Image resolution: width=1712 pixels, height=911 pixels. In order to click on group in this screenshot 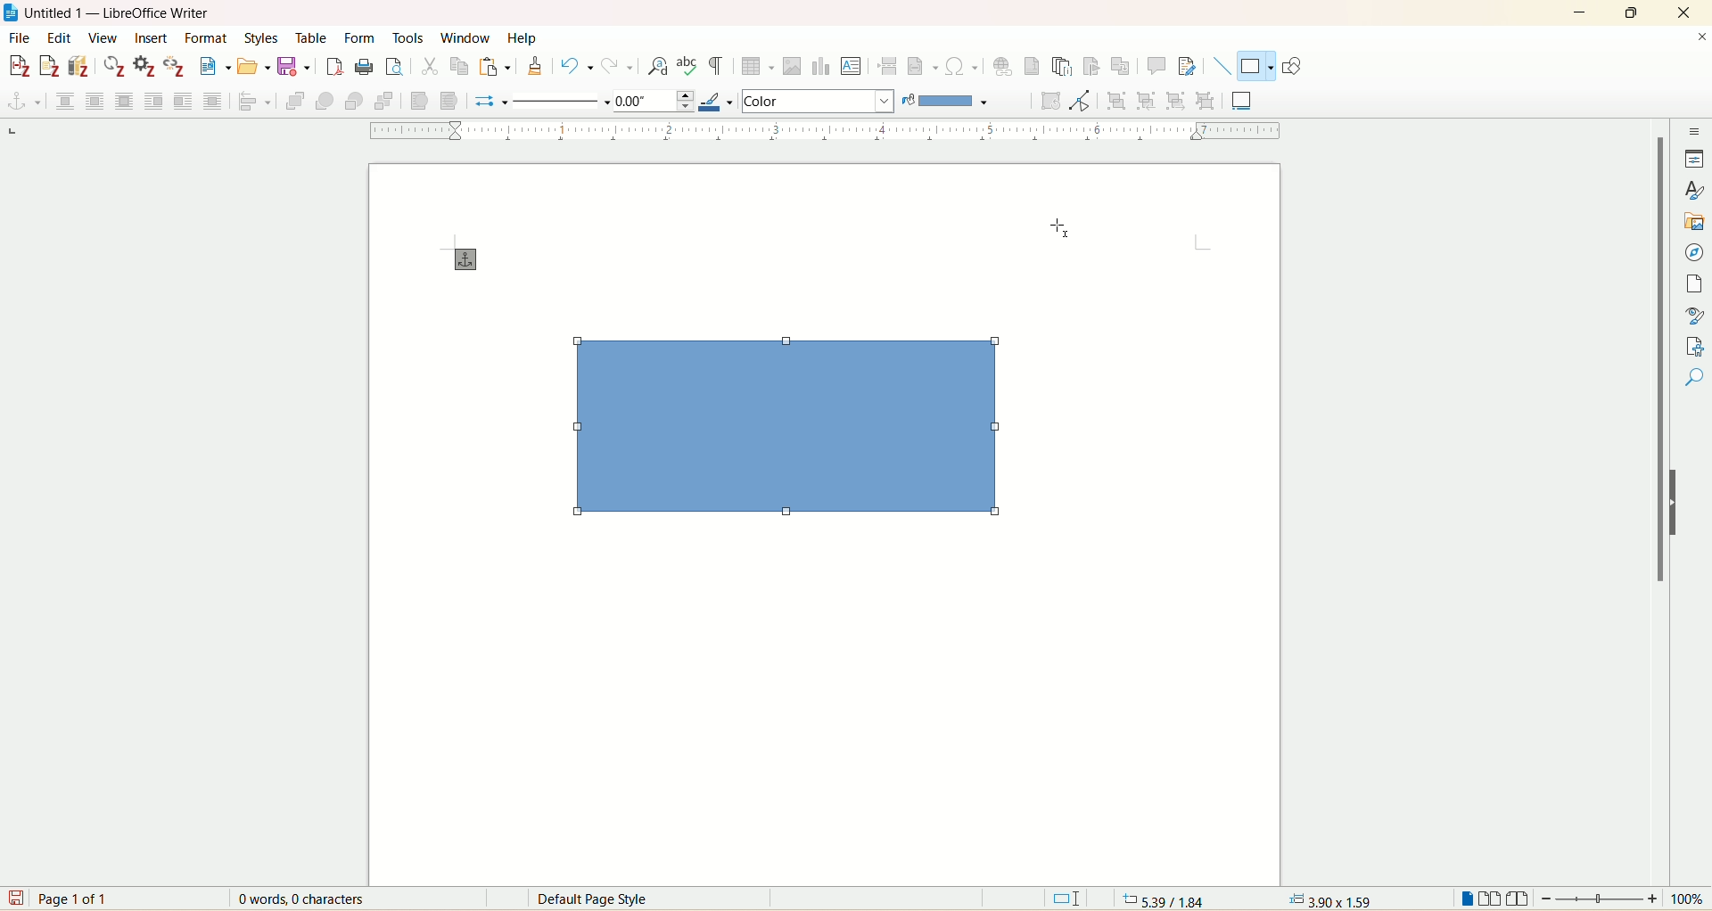, I will do `click(1119, 102)`.